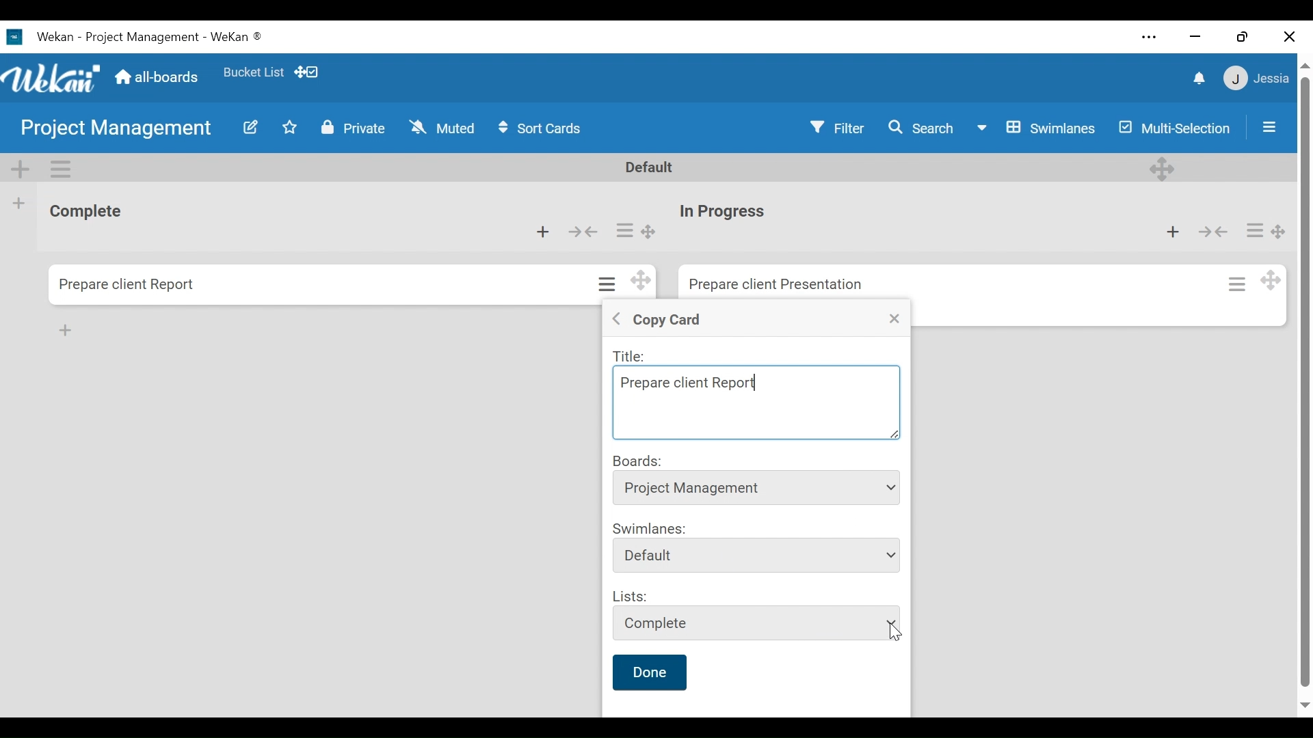 The width and height of the screenshot is (1313, 738). I want to click on Collapse, so click(1220, 232).